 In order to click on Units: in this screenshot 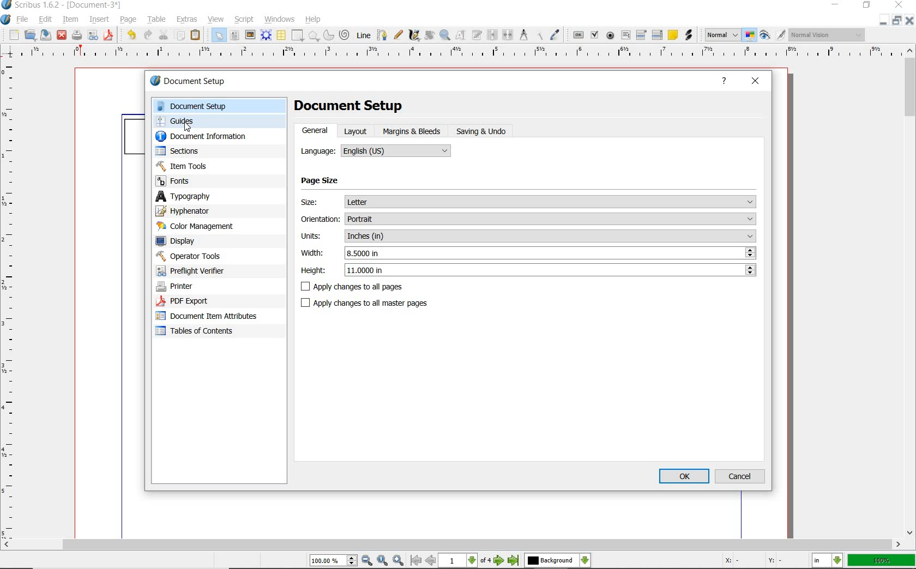, I will do `click(313, 236)`.